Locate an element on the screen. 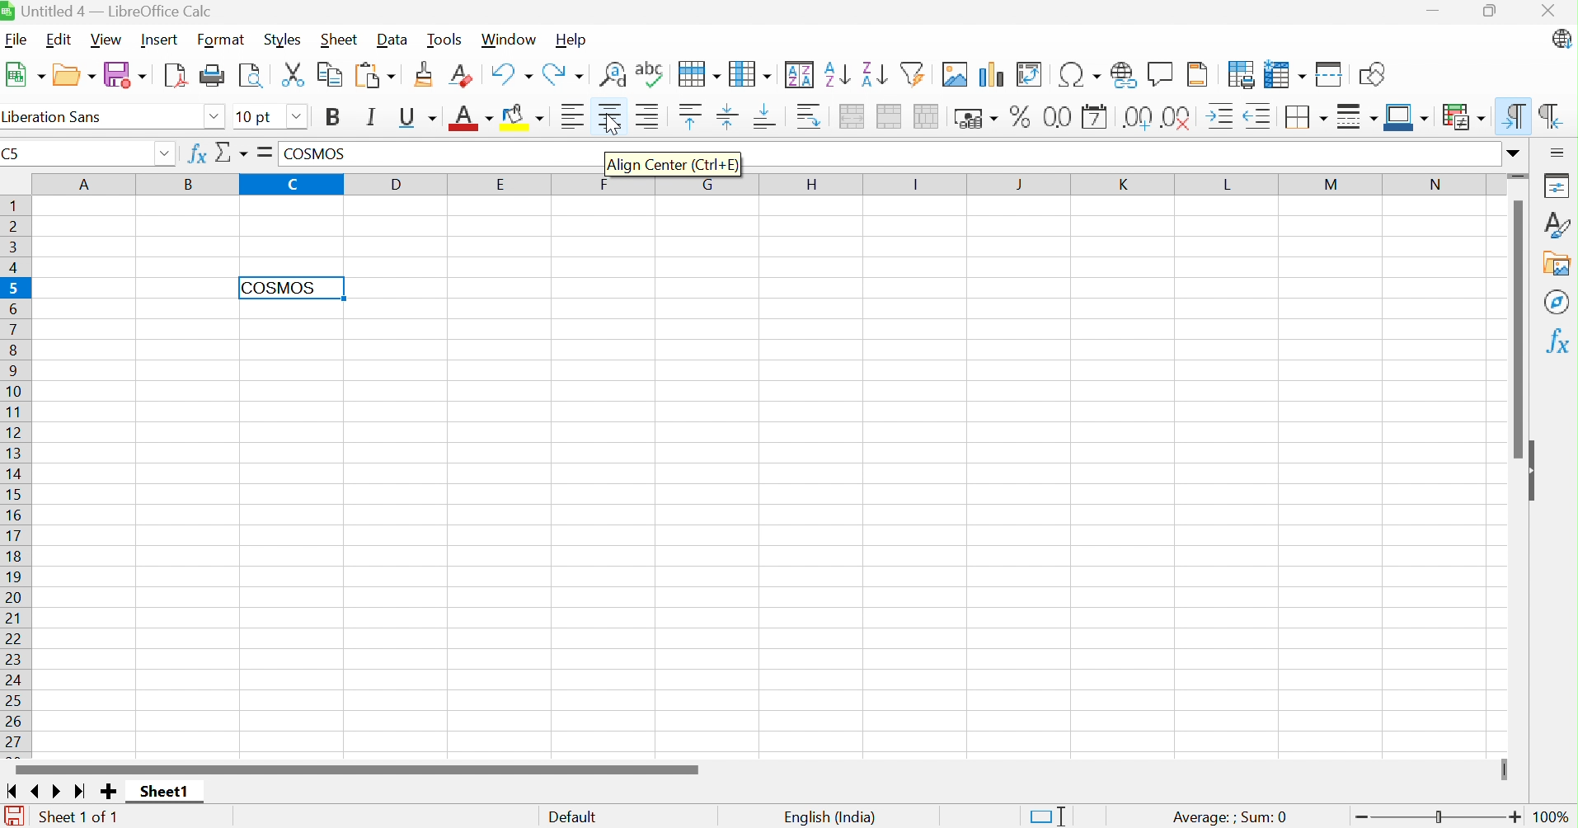 The width and height of the screenshot is (1578, 828). Print is located at coordinates (212, 76).